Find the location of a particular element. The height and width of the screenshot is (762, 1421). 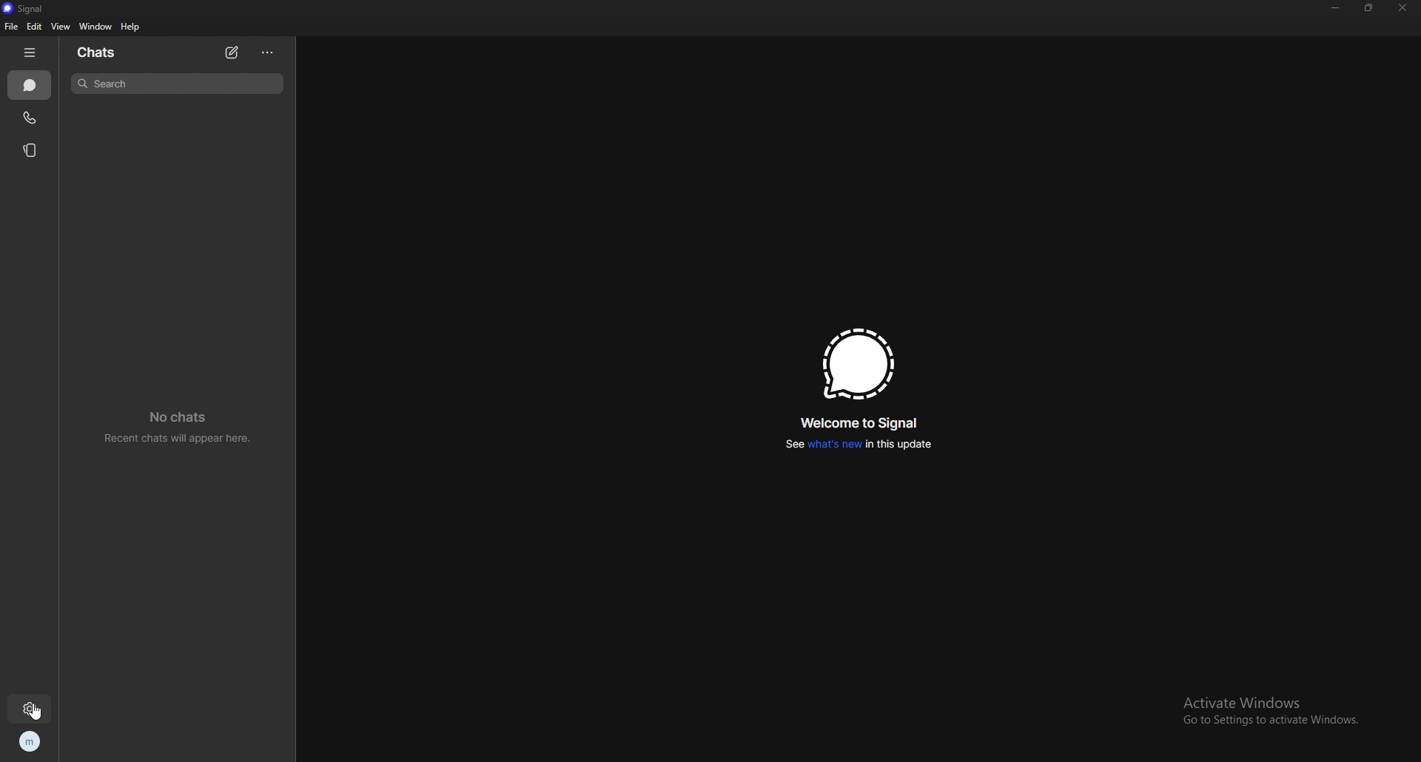

call is located at coordinates (29, 118).